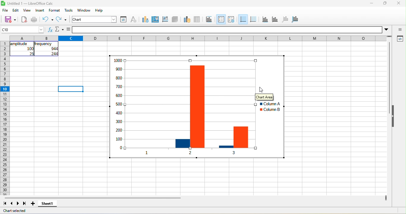 This screenshot has height=214, width=406. What do you see at coordinates (268, 104) in the screenshot?
I see `column a` at bounding box center [268, 104].